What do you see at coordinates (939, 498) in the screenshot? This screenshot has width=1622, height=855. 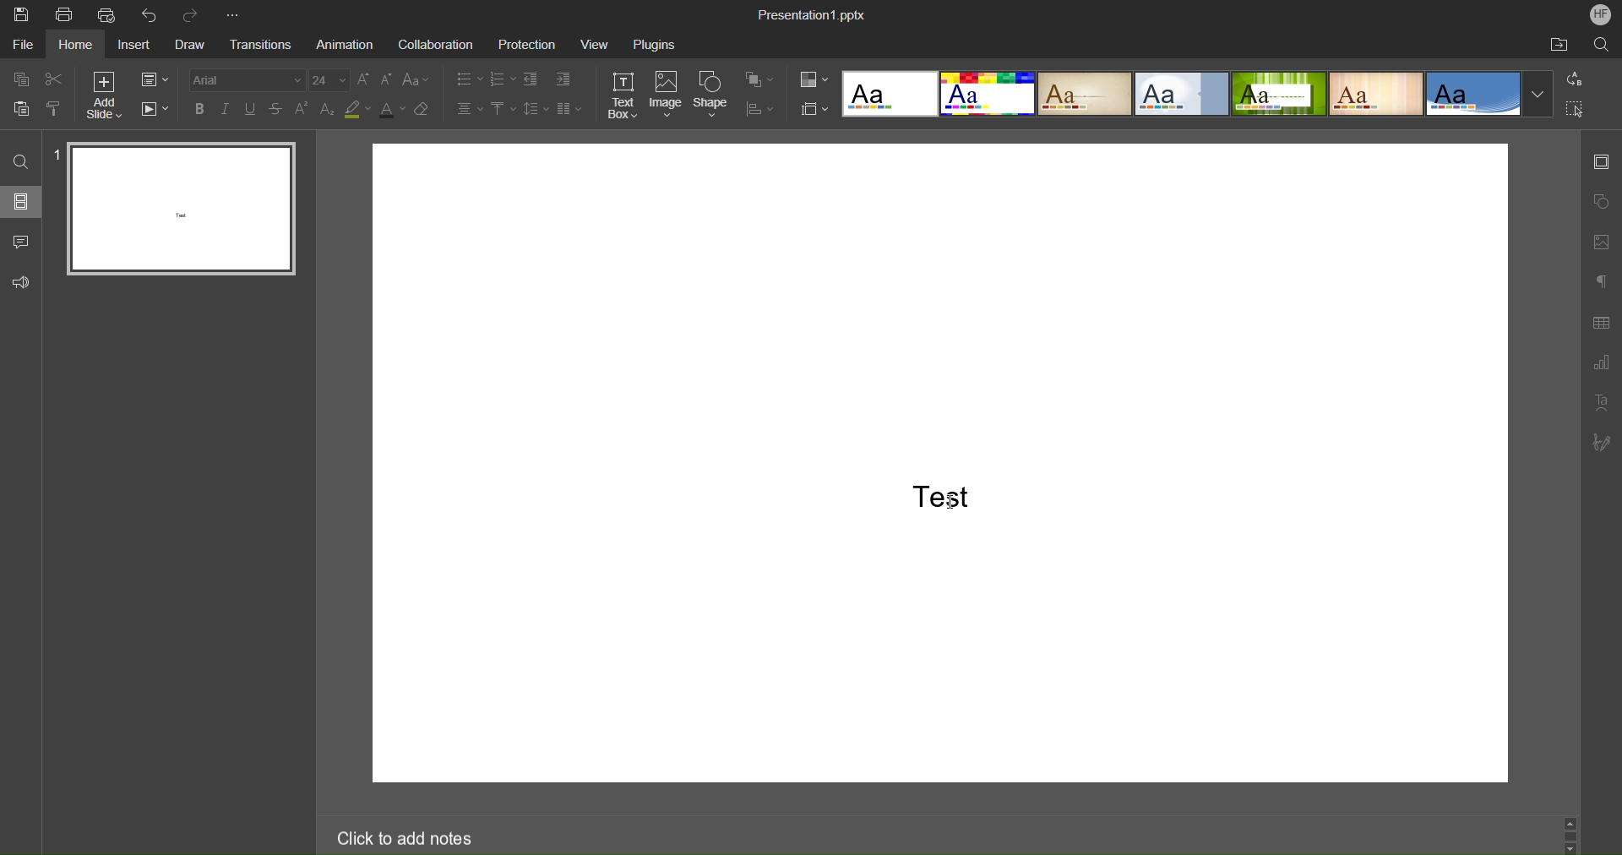 I see `Test` at bounding box center [939, 498].